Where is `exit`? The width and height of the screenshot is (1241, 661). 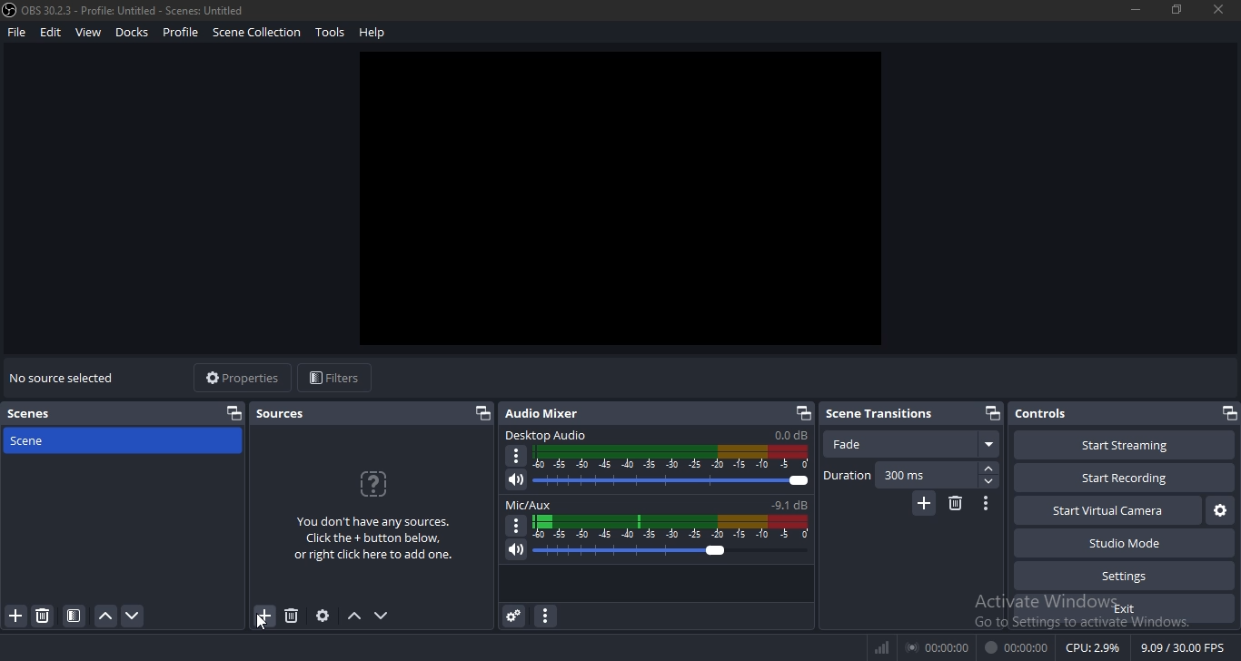 exit is located at coordinates (1110, 608).